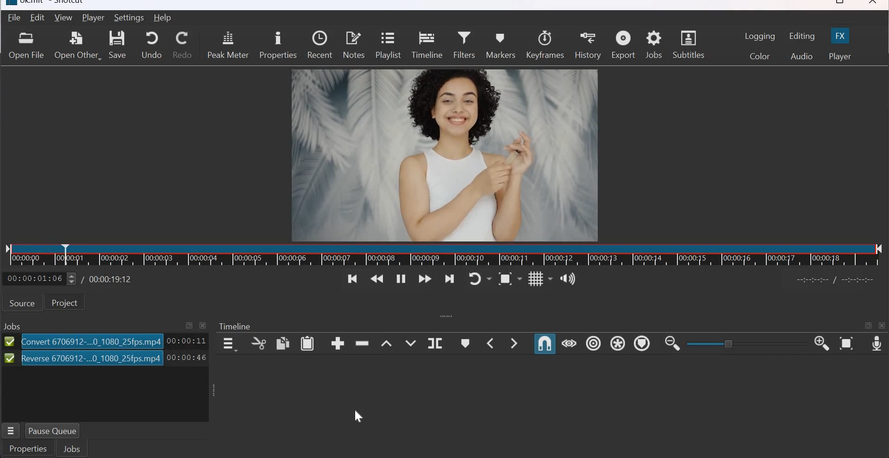  What do you see at coordinates (672, 345) in the screenshot?
I see `Zoom Timeline out` at bounding box center [672, 345].